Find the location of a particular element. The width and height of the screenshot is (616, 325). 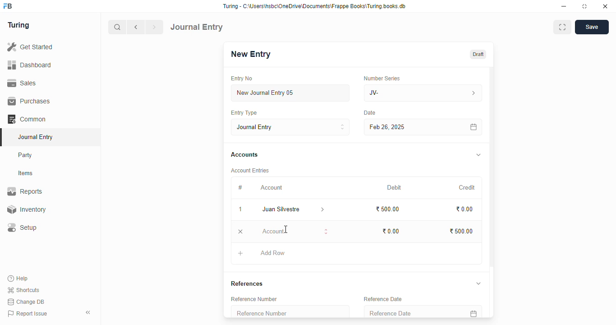

₹500.00 is located at coordinates (387, 209).